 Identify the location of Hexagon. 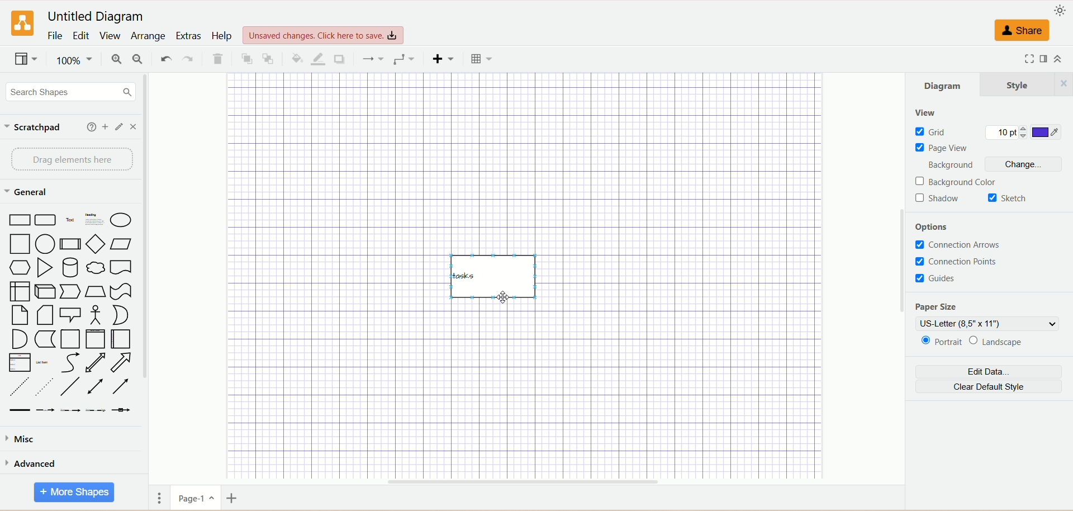
(20, 268).